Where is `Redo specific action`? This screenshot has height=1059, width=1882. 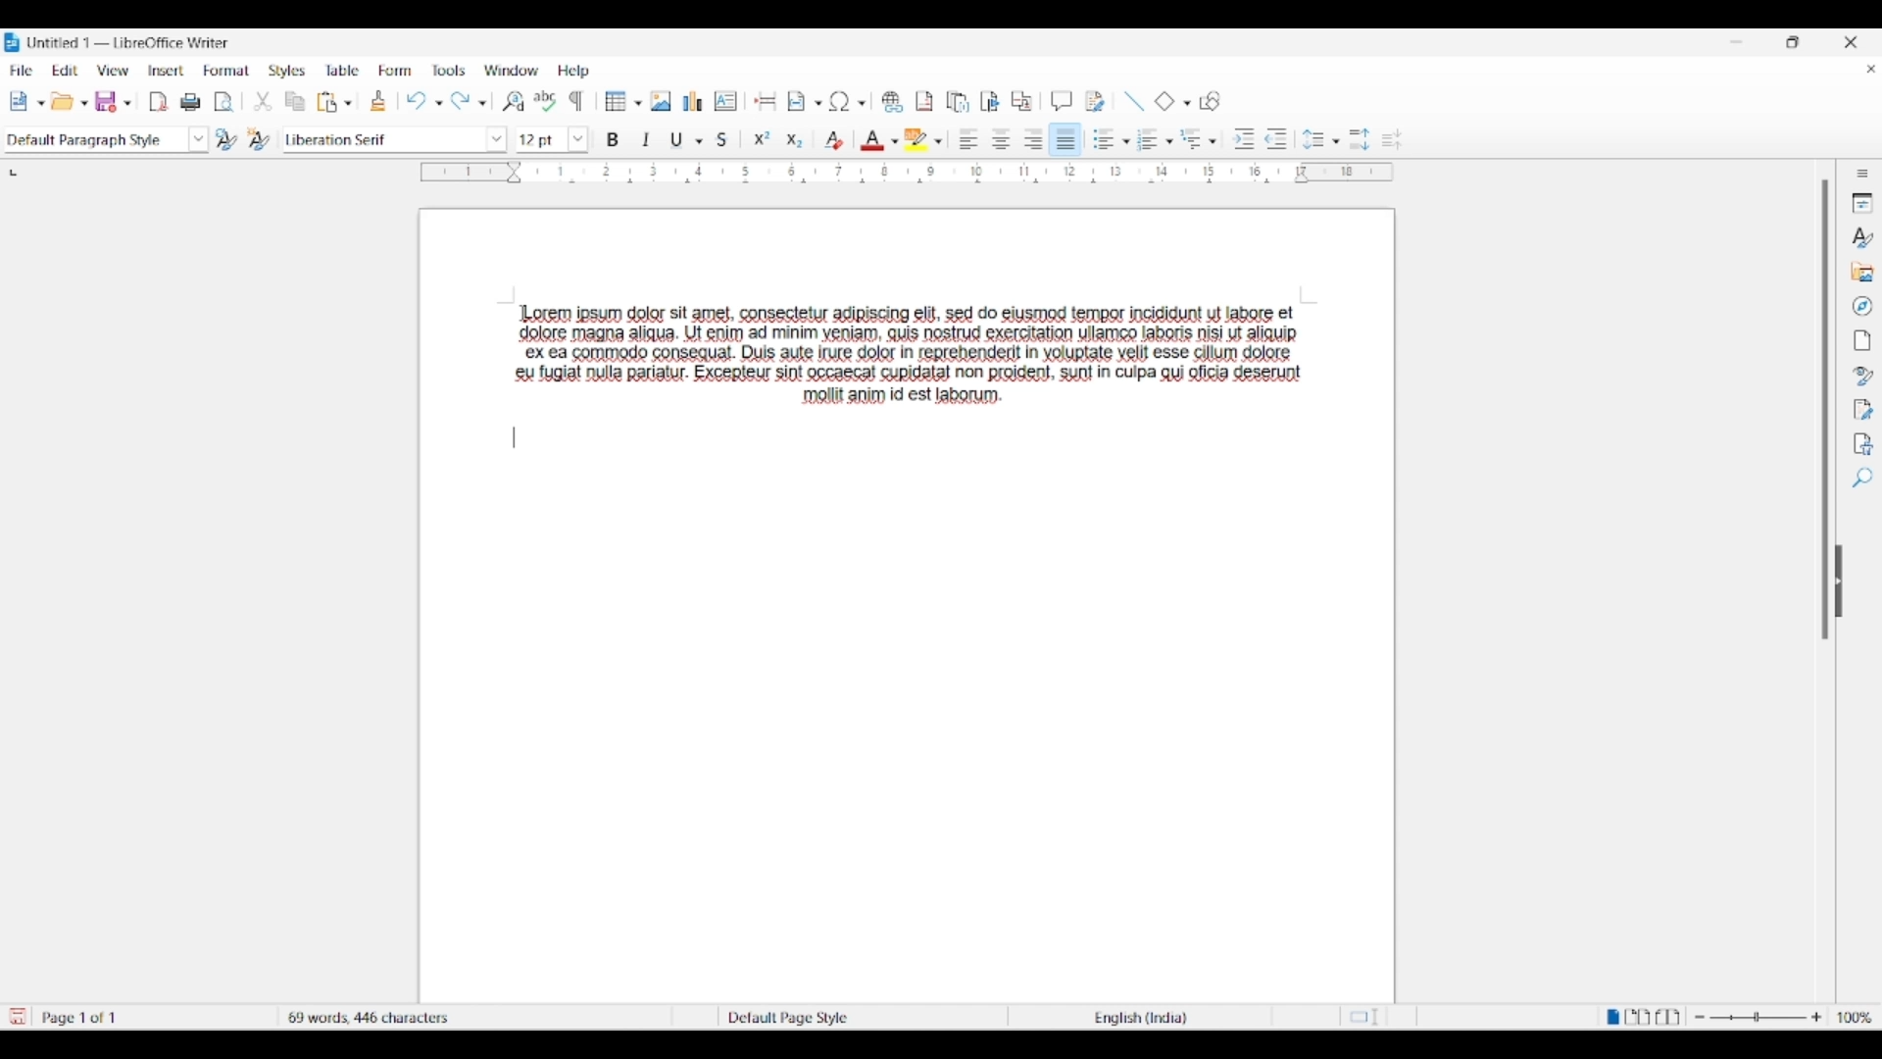 Redo specific action is located at coordinates (482, 104).